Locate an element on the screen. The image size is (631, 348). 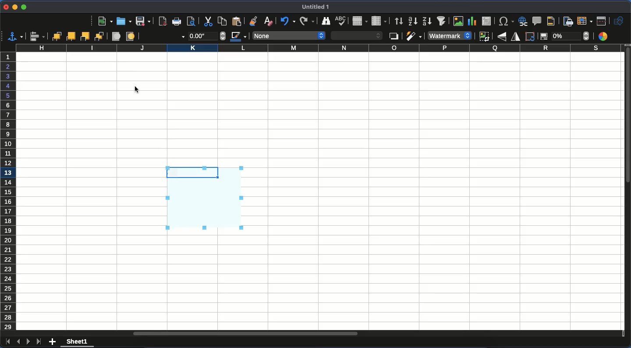
horizontal scroll bar is located at coordinates (246, 334).